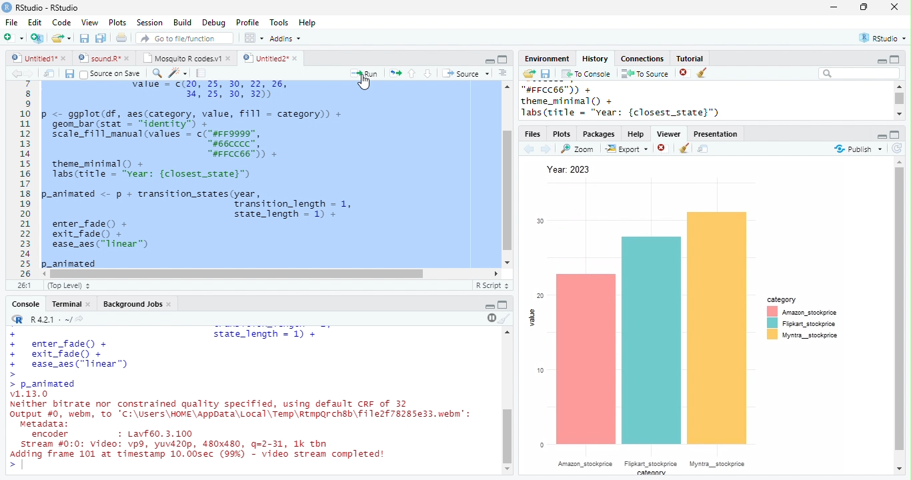 The width and height of the screenshot is (911, 480). I want to click on Amazon stockprice, so click(805, 311).